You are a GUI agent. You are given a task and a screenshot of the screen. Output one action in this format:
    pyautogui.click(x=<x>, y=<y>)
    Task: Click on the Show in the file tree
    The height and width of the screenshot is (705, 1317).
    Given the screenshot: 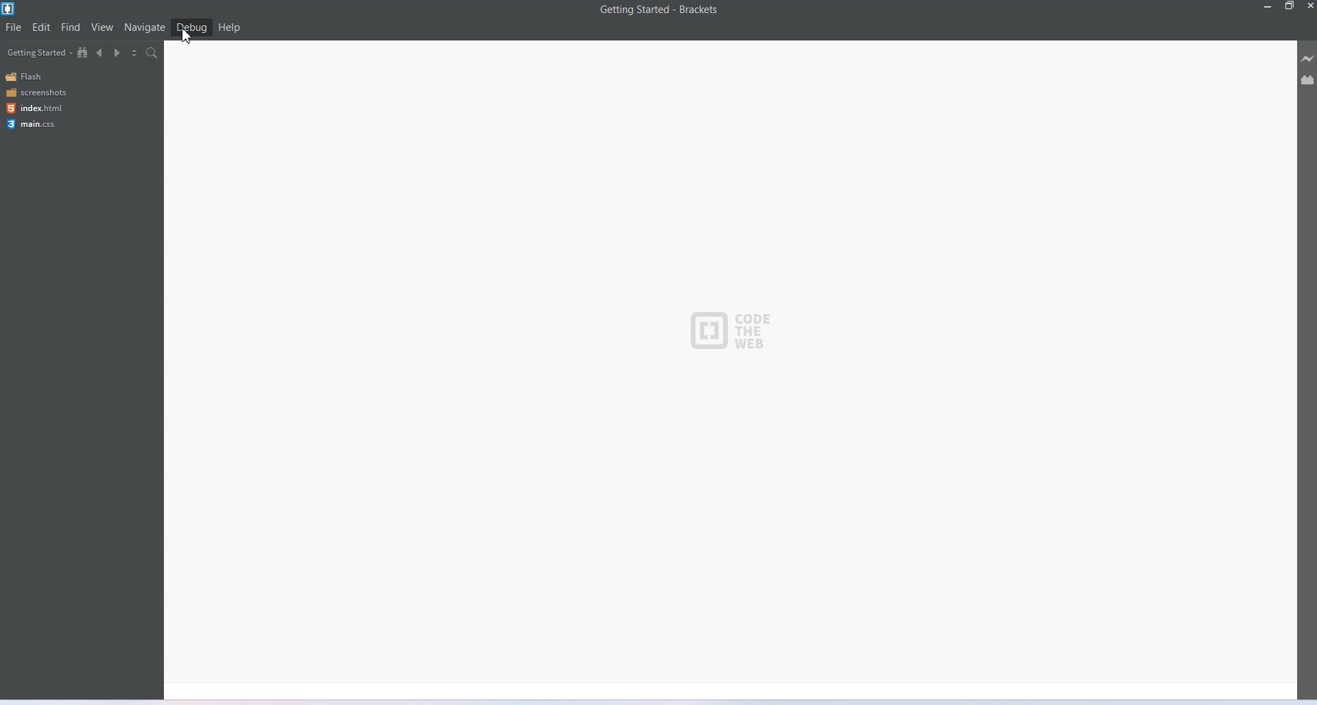 What is the action you would take?
    pyautogui.click(x=83, y=52)
    